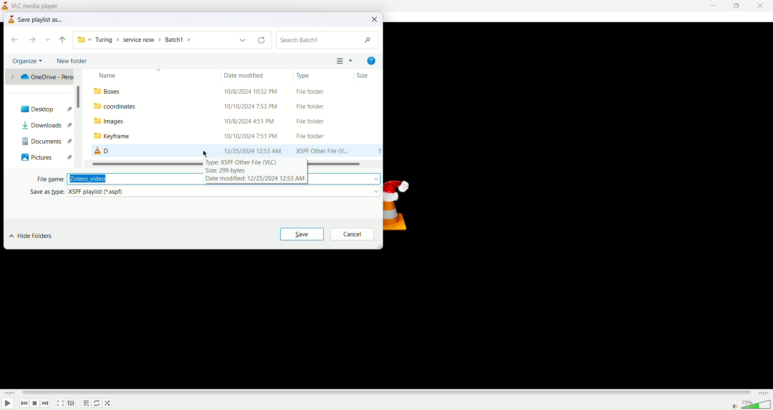  I want to click on random, so click(107, 404).